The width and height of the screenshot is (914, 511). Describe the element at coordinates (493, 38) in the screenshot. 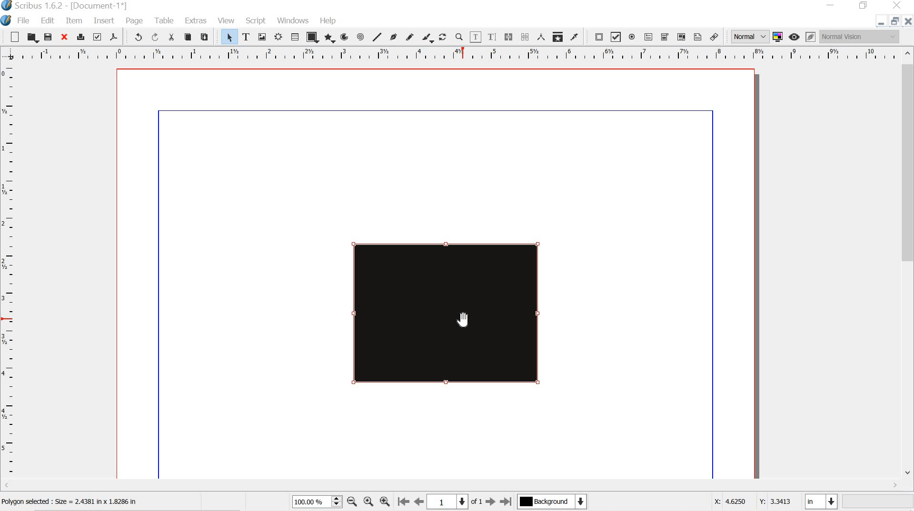

I see `edit text with story editor` at that location.